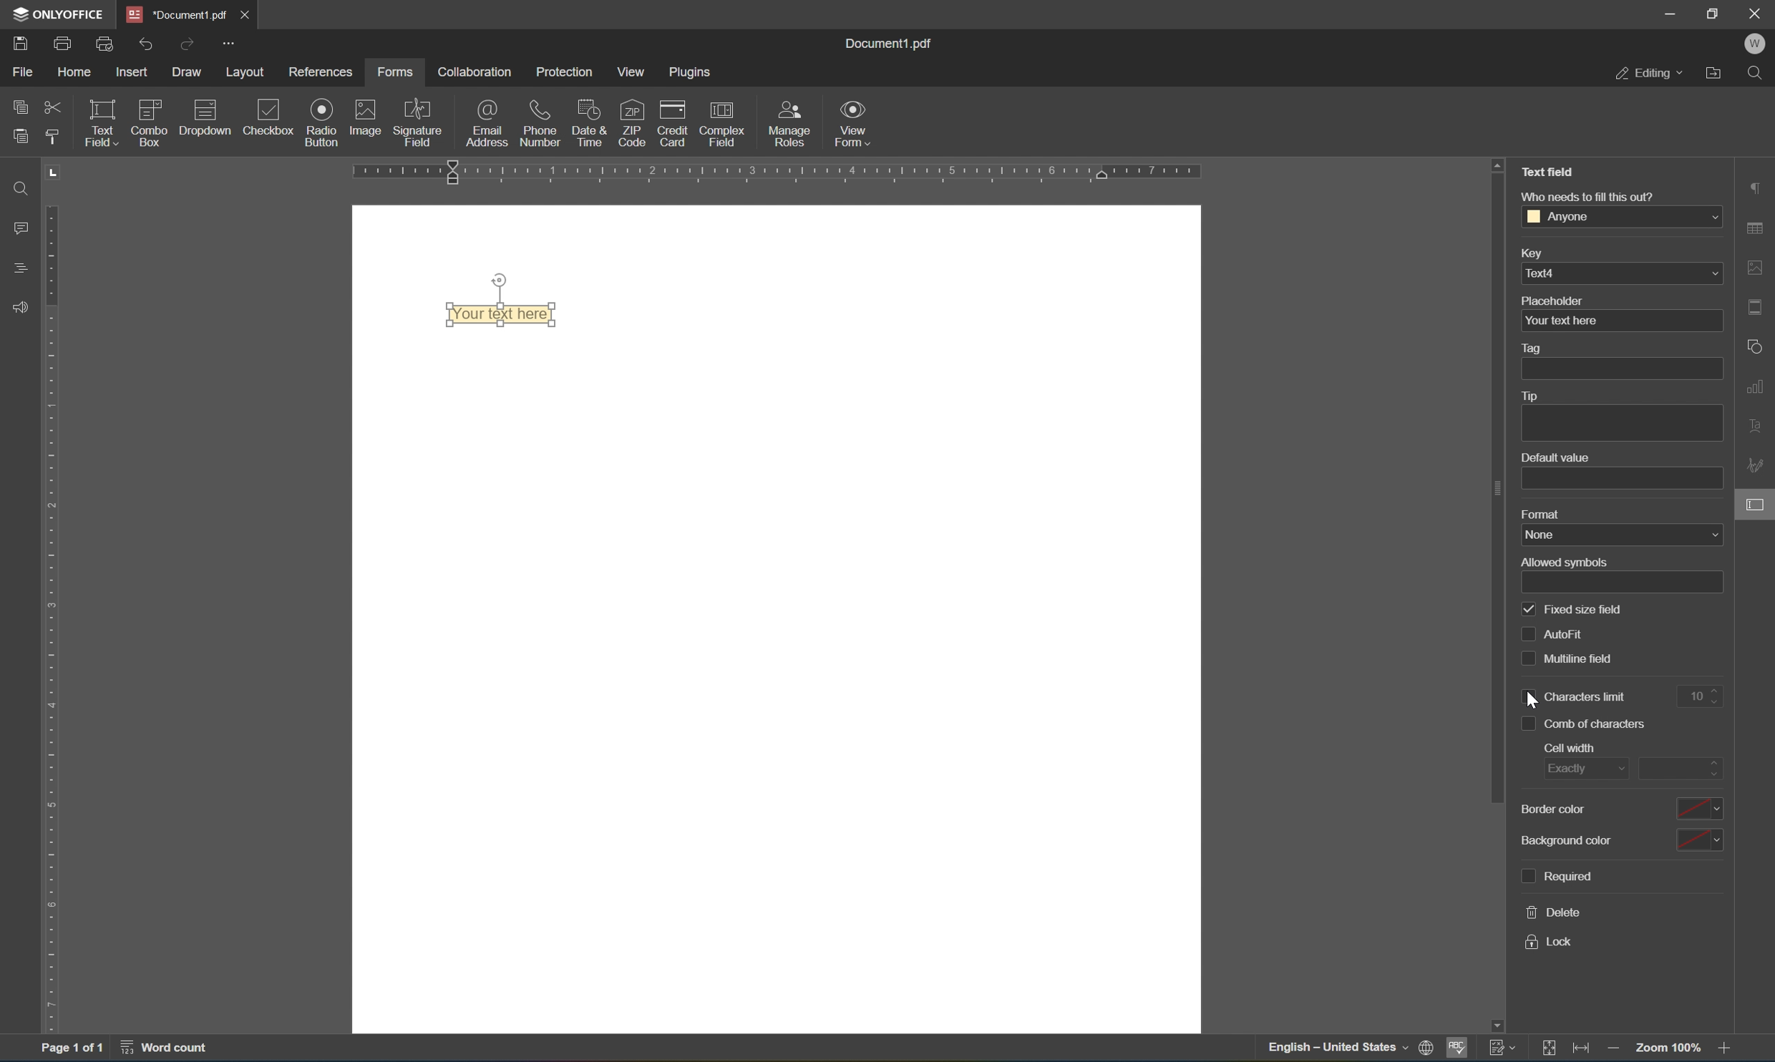 The width and height of the screenshot is (1775, 1062). Describe the element at coordinates (177, 147) in the screenshot. I see `insert field text field` at that location.